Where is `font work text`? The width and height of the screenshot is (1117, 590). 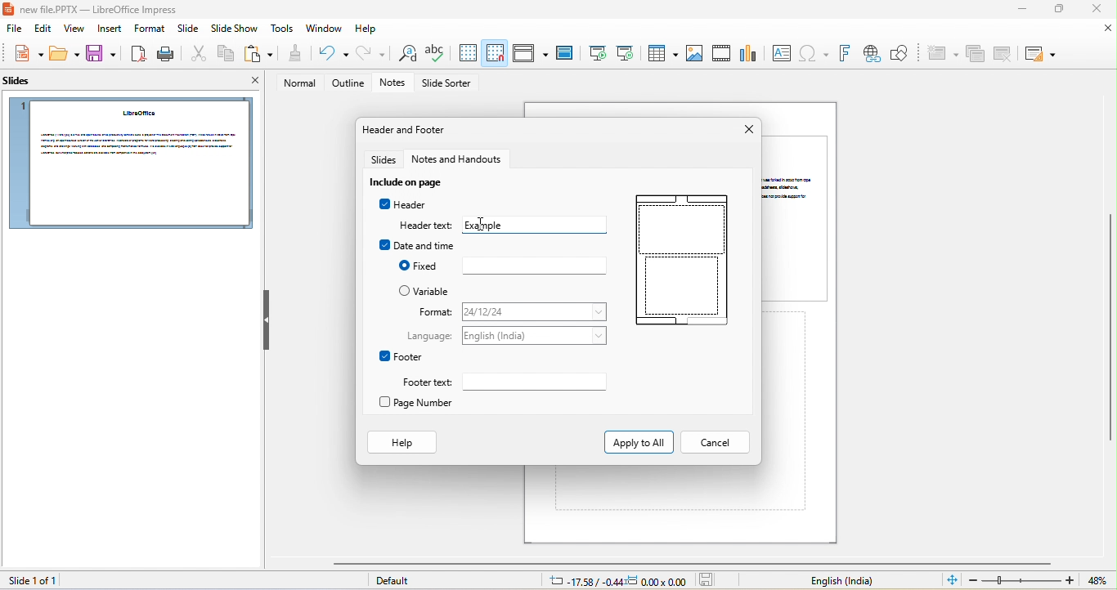 font work text is located at coordinates (844, 54).